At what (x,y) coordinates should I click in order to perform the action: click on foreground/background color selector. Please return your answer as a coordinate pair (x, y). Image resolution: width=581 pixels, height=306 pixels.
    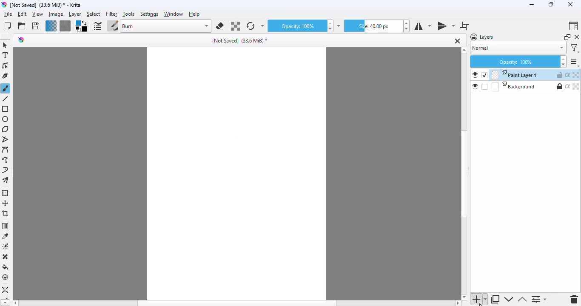
    Looking at the image, I should click on (81, 26).